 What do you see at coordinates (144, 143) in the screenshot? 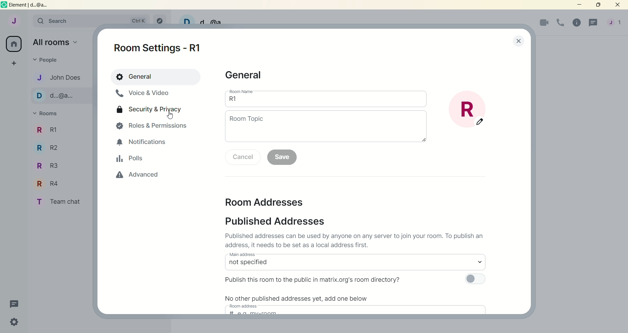
I see `notifications` at bounding box center [144, 143].